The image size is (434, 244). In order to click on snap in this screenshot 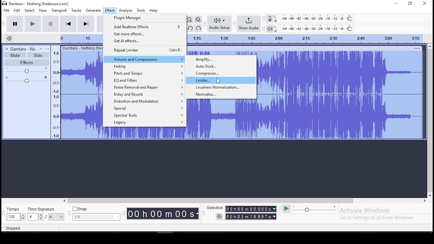, I will do `click(96, 213)`.